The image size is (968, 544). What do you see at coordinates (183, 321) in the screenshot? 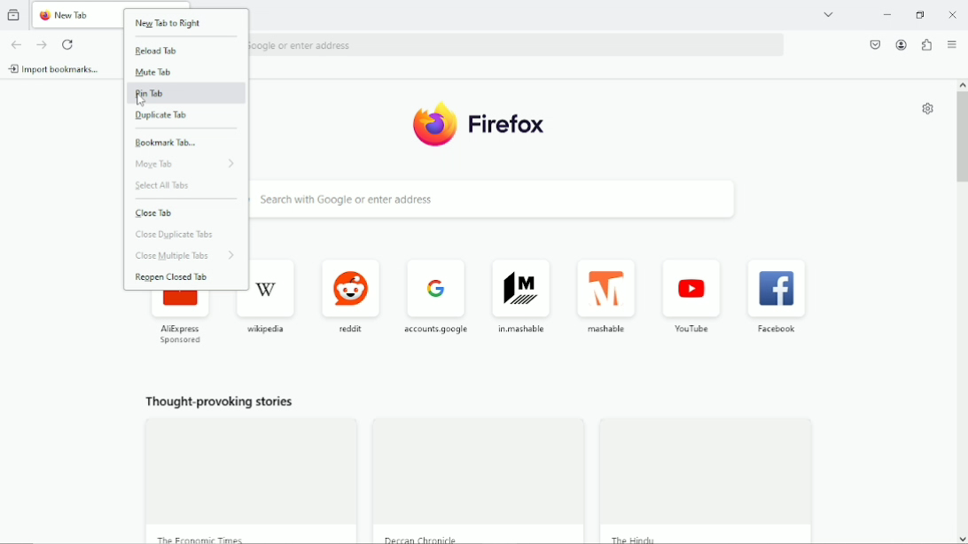
I see `AliExpress` at bounding box center [183, 321].